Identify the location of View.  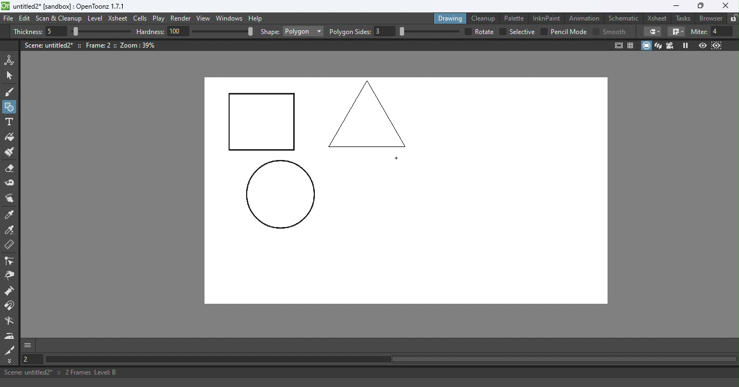
(205, 19).